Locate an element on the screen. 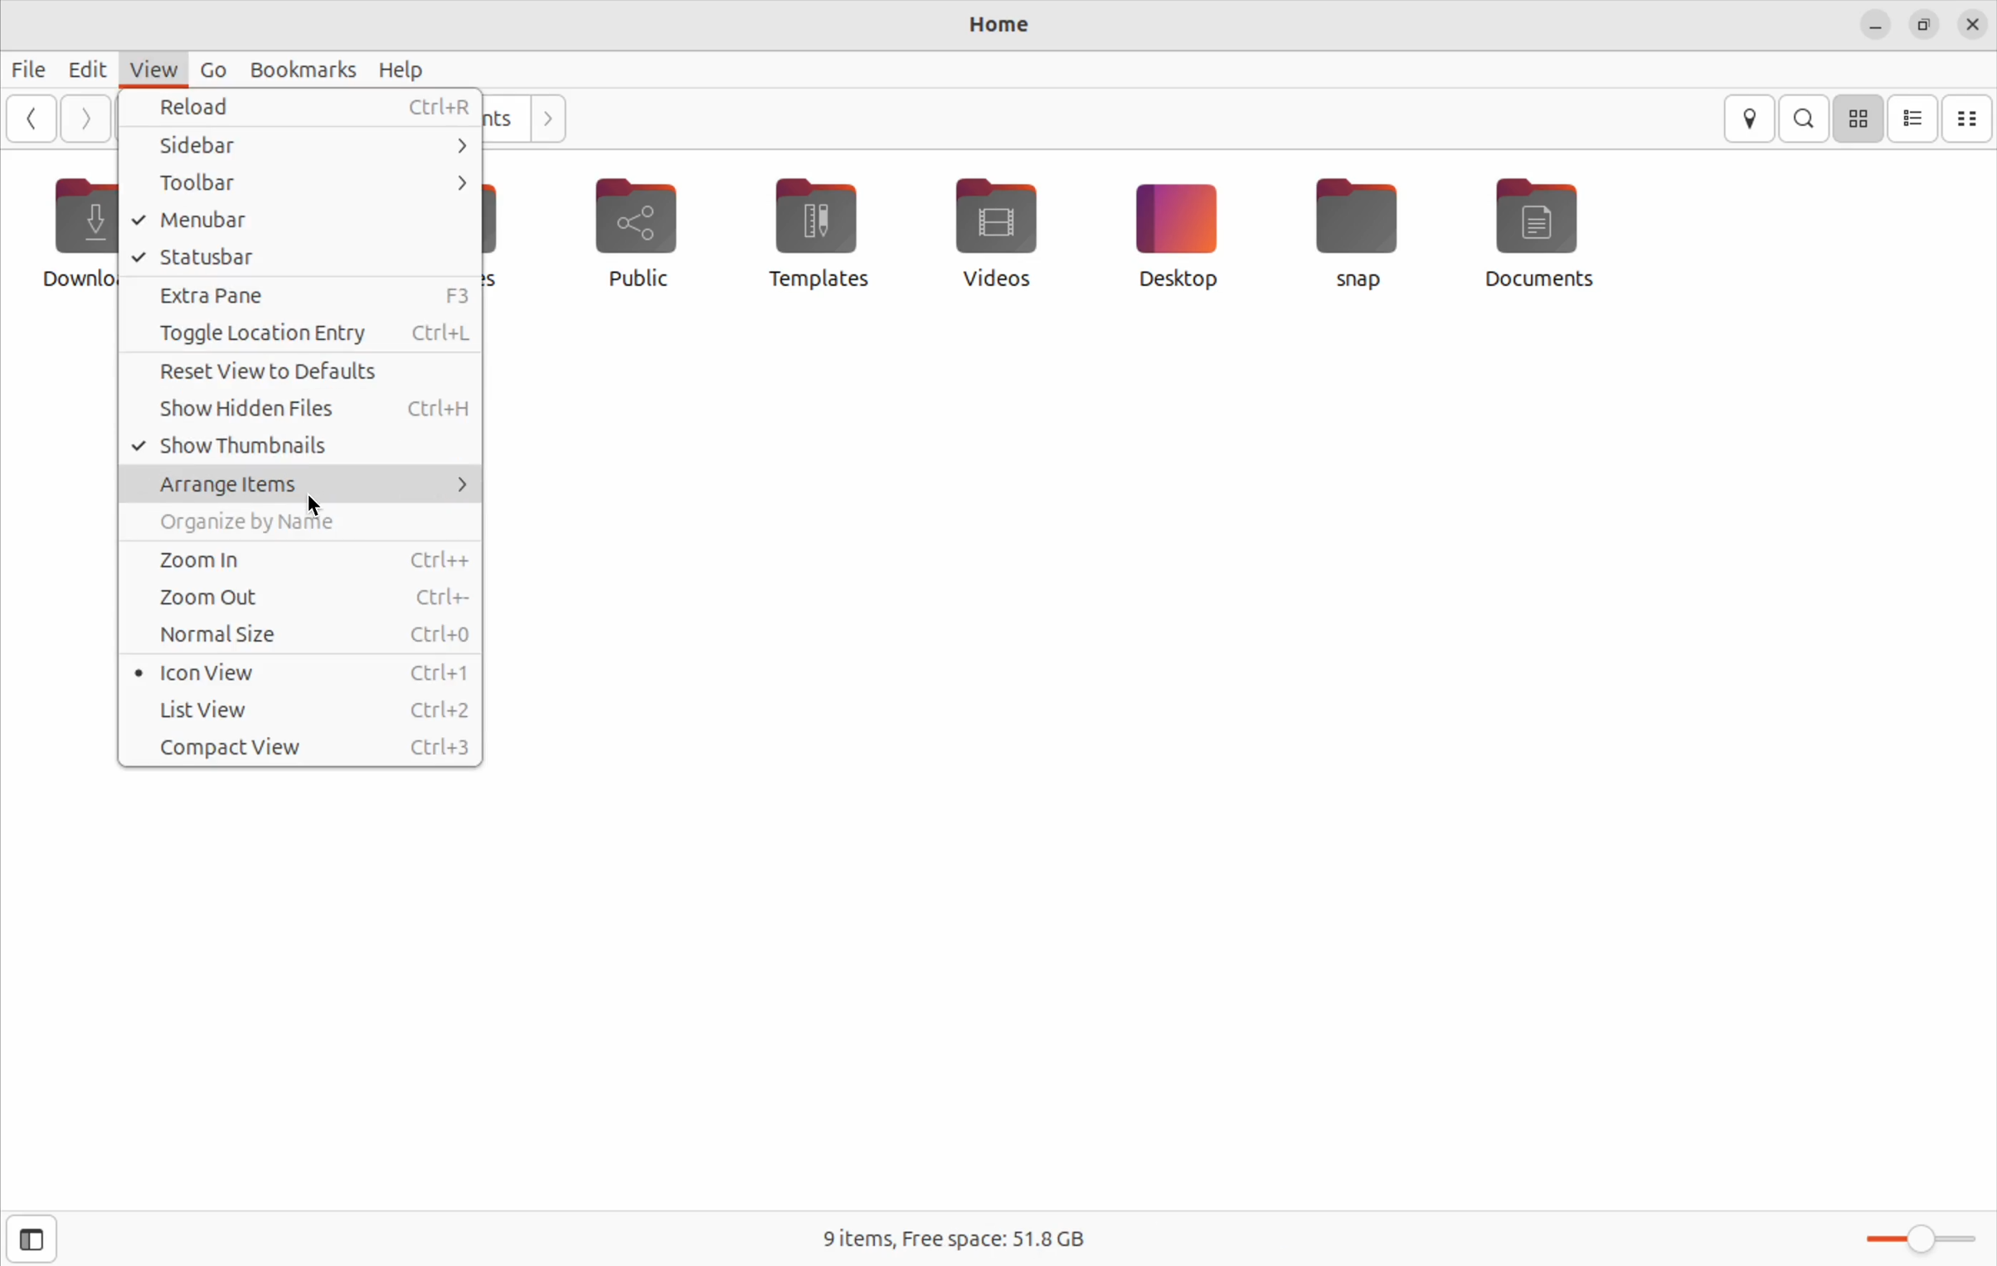 The width and height of the screenshot is (1997, 1266). Edit is located at coordinates (88, 69).